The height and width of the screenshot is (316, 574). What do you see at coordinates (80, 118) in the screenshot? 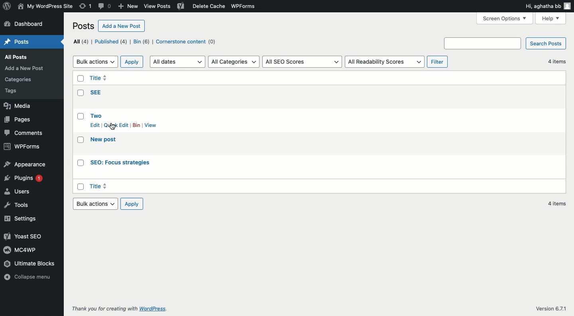
I see `Checkbox` at bounding box center [80, 118].